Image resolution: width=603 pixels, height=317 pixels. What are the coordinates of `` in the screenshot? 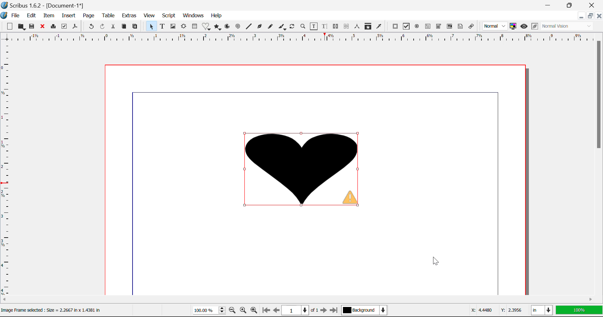 It's located at (53, 311).